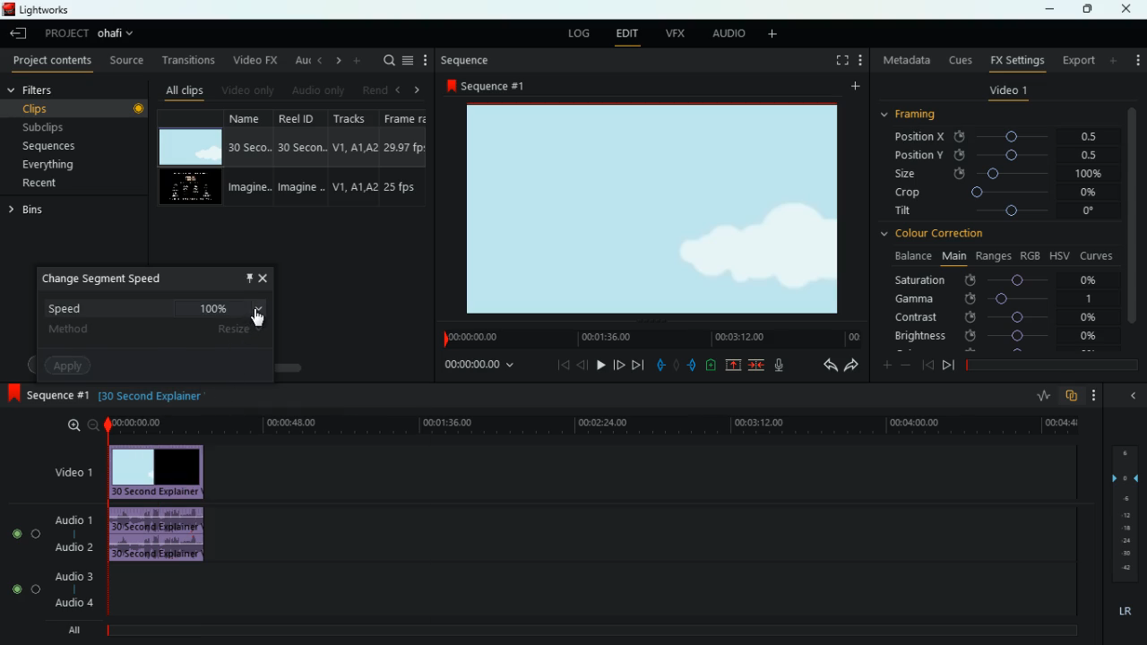 Image resolution: width=1147 pixels, height=645 pixels. What do you see at coordinates (776, 365) in the screenshot?
I see `mic` at bounding box center [776, 365].